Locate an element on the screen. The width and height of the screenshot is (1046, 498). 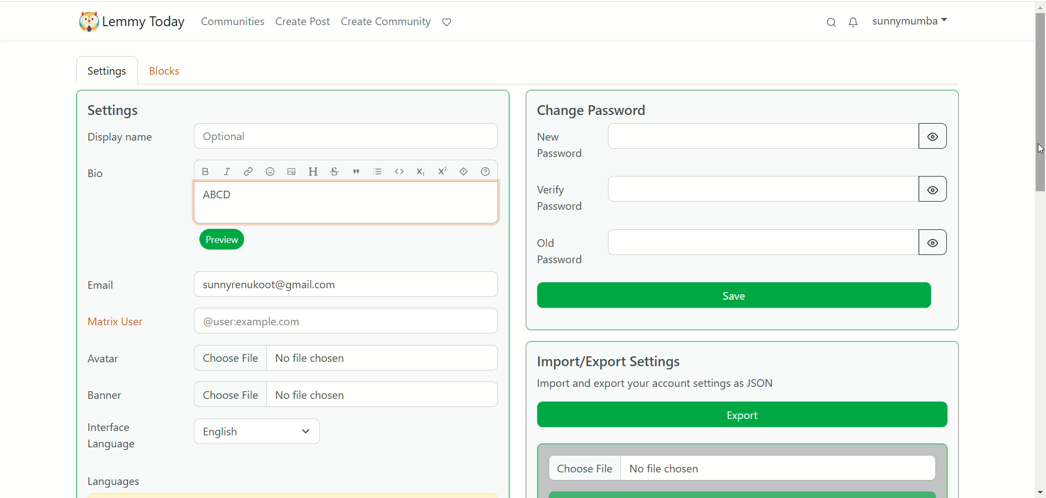
italics is located at coordinates (230, 172).